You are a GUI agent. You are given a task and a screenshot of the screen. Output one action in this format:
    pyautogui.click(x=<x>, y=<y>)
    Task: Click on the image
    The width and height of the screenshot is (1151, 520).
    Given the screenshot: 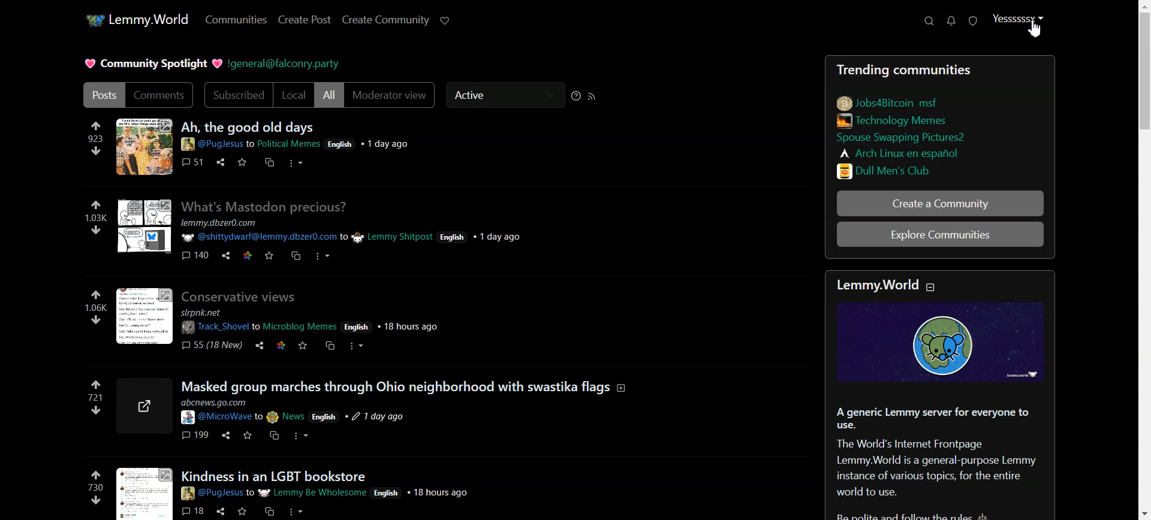 What is the action you would take?
    pyautogui.click(x=144, y=315)
    